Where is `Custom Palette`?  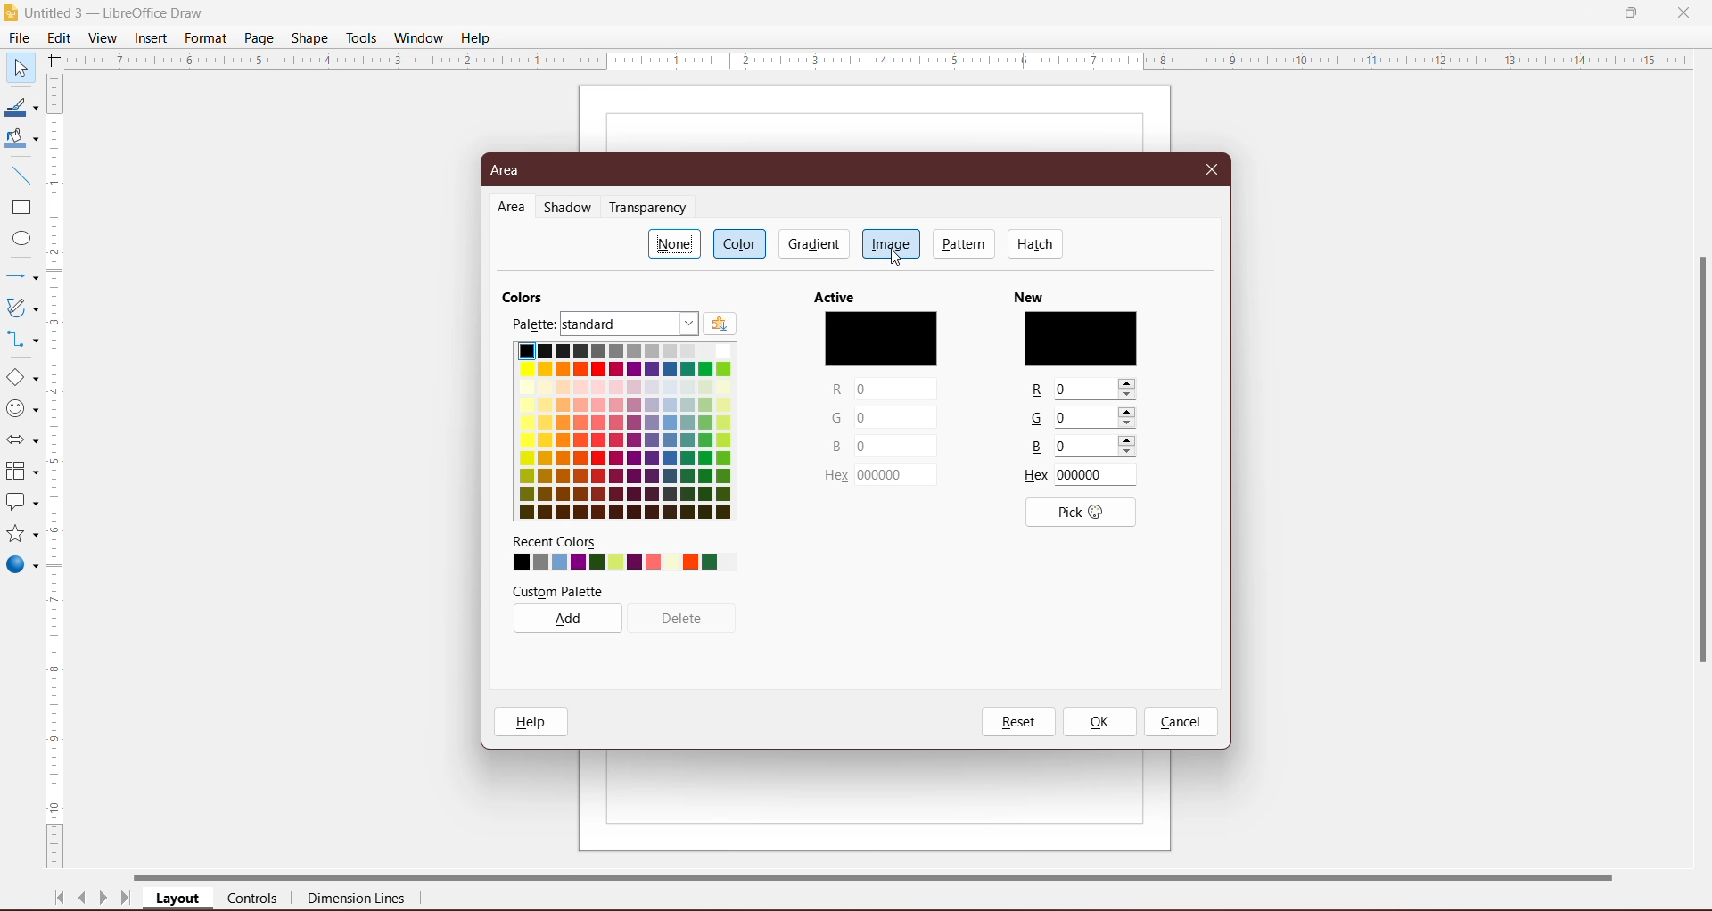 Custom Palette is located at coordinates (619, 589).